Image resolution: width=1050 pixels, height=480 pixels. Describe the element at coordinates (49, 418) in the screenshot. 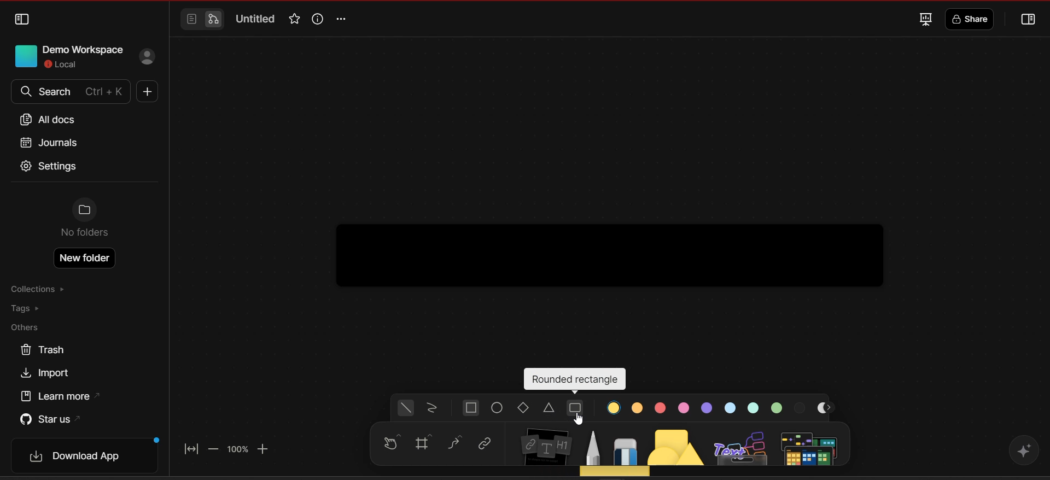

I see `star us` at that location.